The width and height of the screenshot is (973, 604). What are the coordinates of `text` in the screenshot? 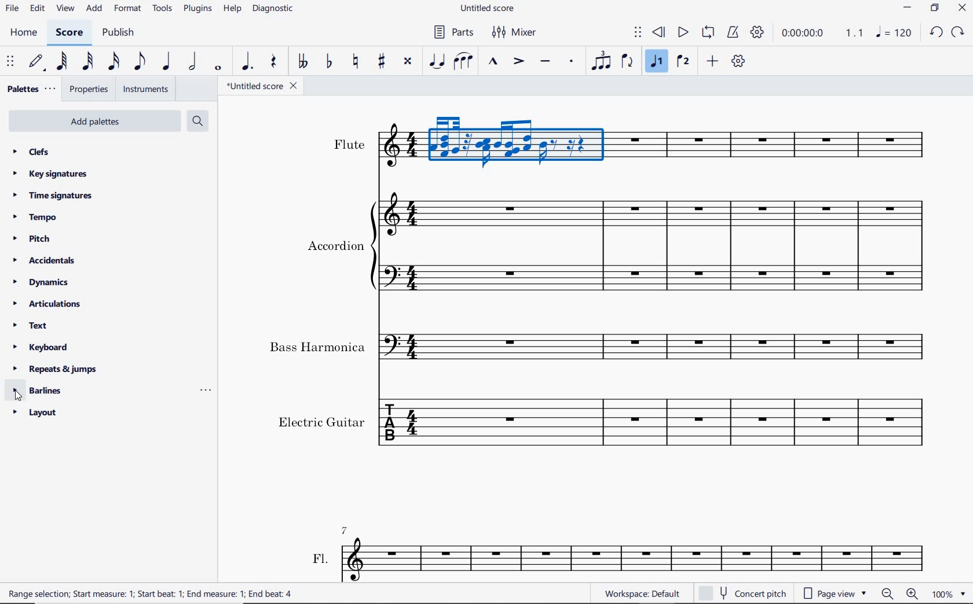 It's located at (349, 144).